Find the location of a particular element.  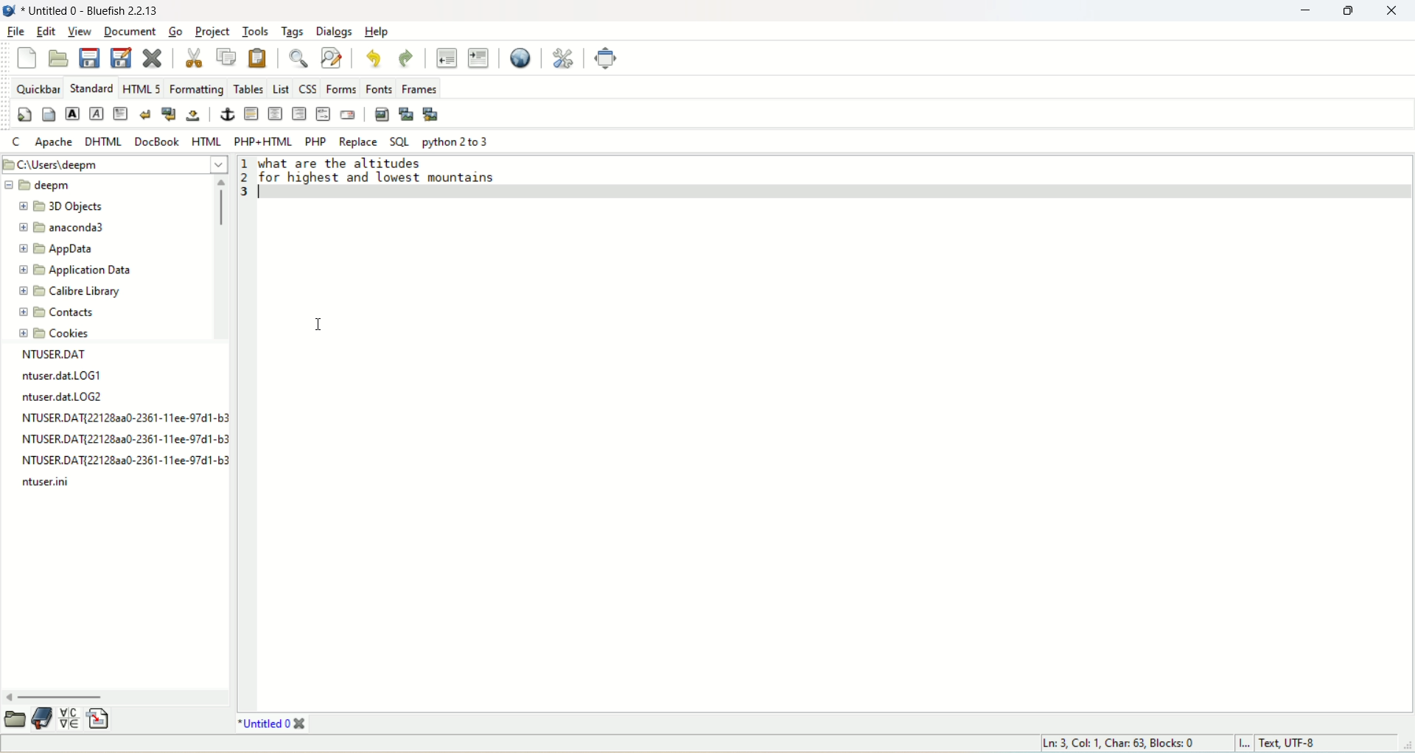

redo is located at coordinates (405, 58).